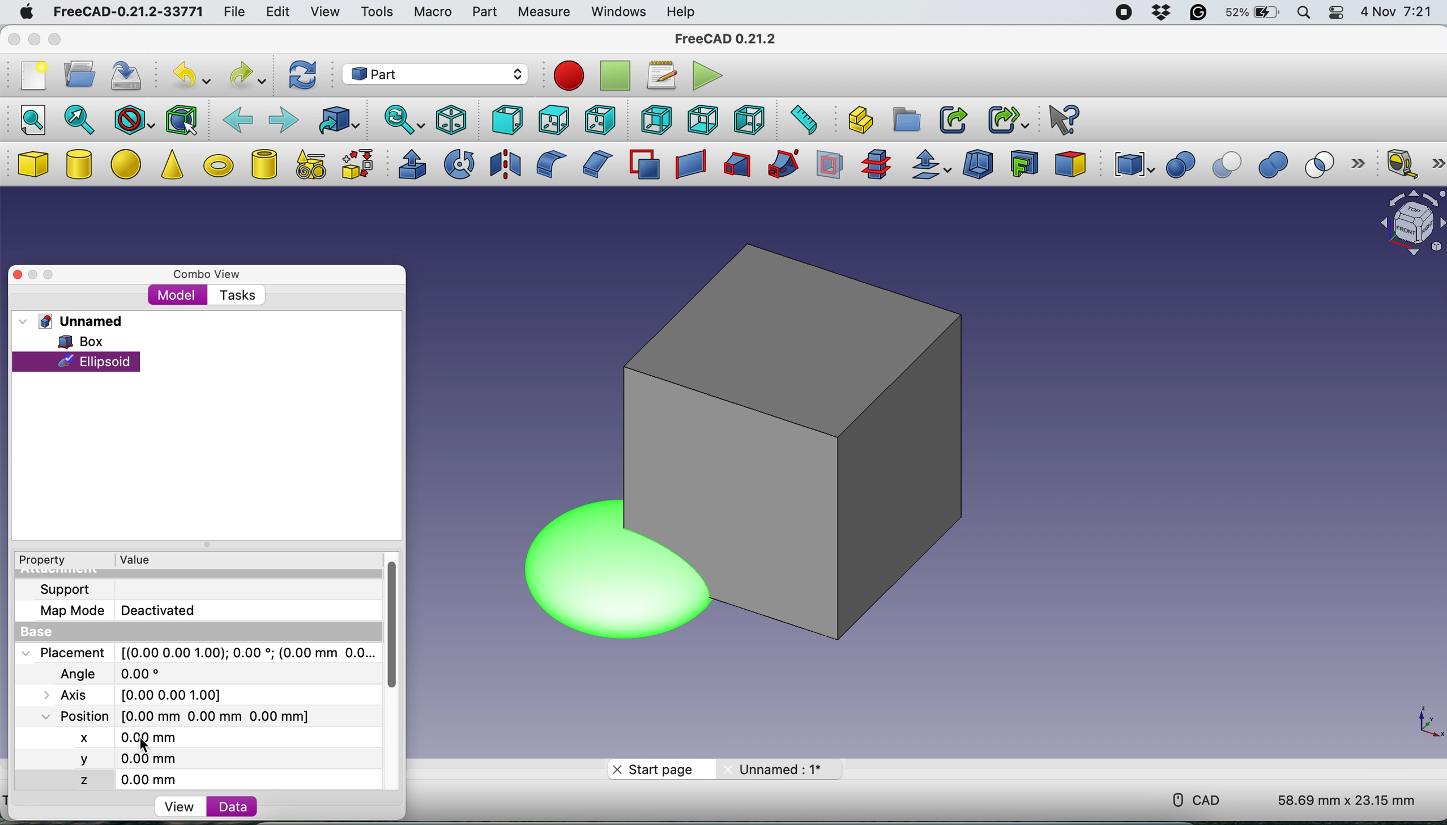 Image resolution: width=1447 pixels, height=825 pixels. Describe the element at coordinates (830, 168) in the screenshot. I see `section` at that location.